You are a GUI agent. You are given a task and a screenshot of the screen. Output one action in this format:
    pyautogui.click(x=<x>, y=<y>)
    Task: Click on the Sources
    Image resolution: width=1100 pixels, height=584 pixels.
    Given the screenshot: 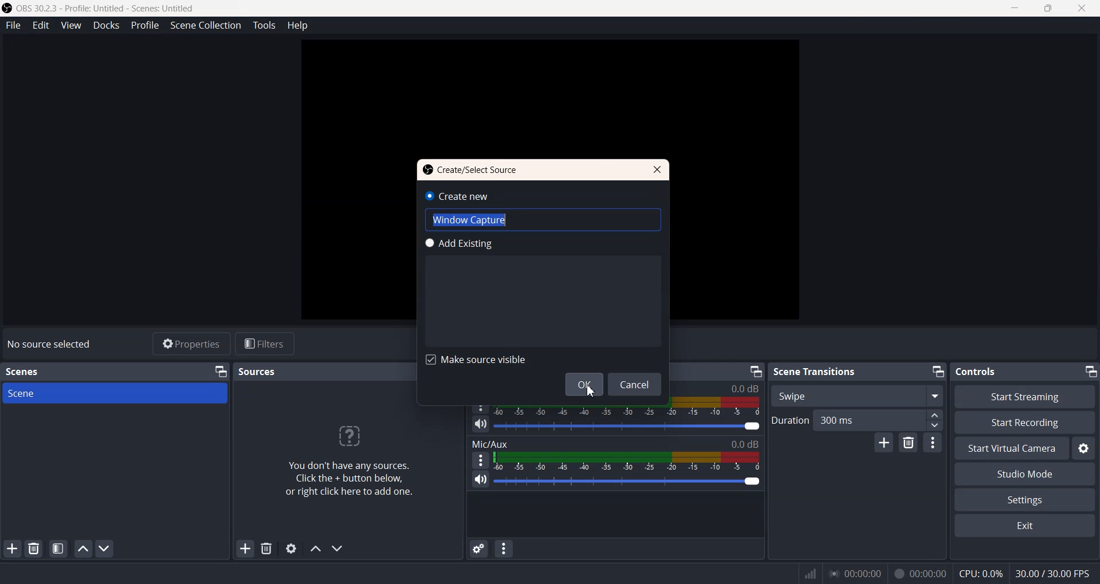 What is the action you would take?
    pyautogui.click(x=260, y=372)
    